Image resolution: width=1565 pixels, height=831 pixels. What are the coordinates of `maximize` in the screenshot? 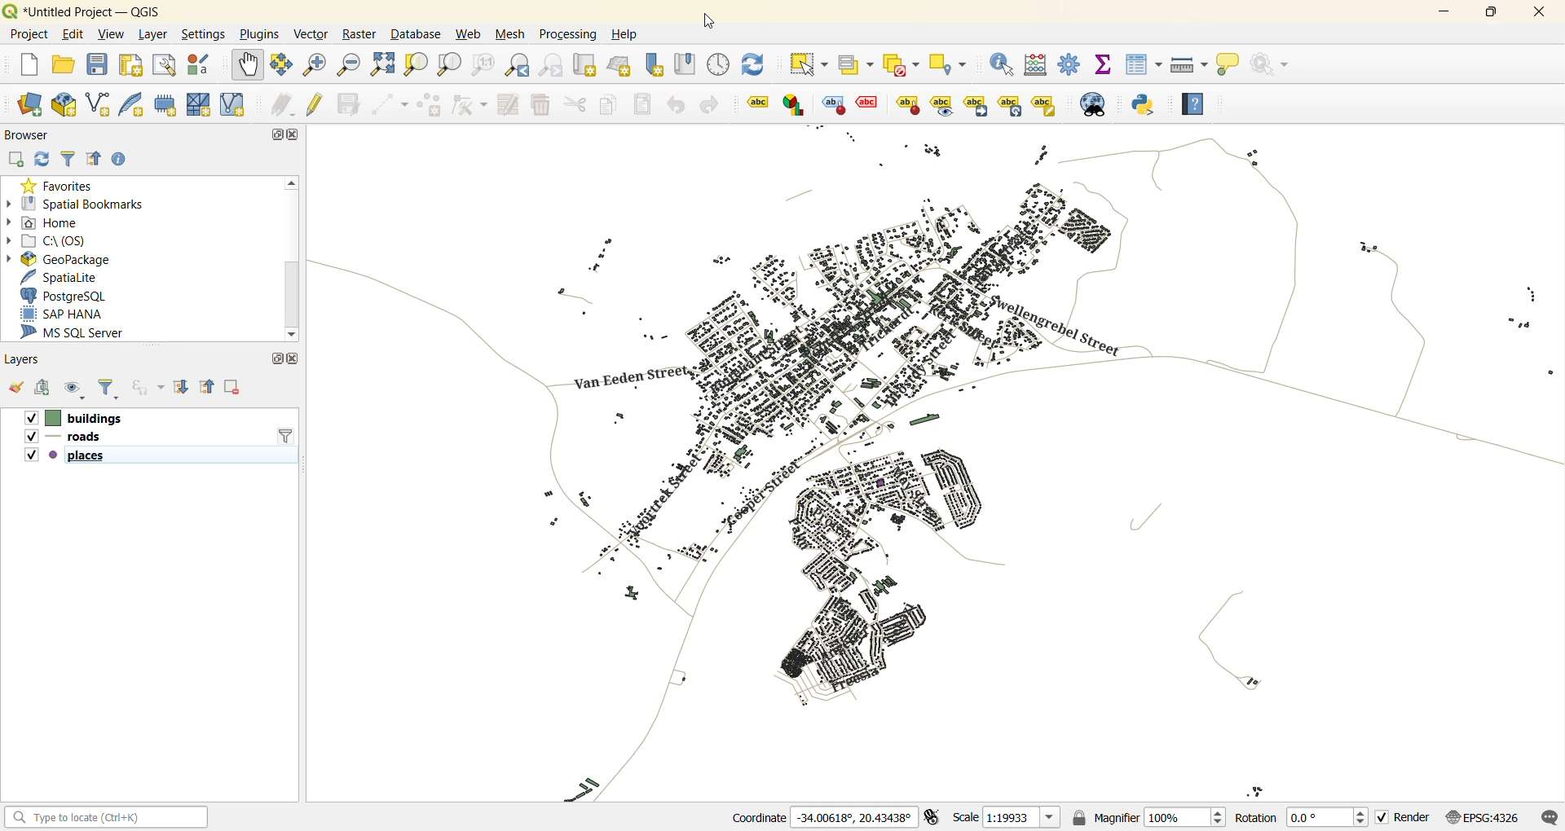 It's located at (274, 360).